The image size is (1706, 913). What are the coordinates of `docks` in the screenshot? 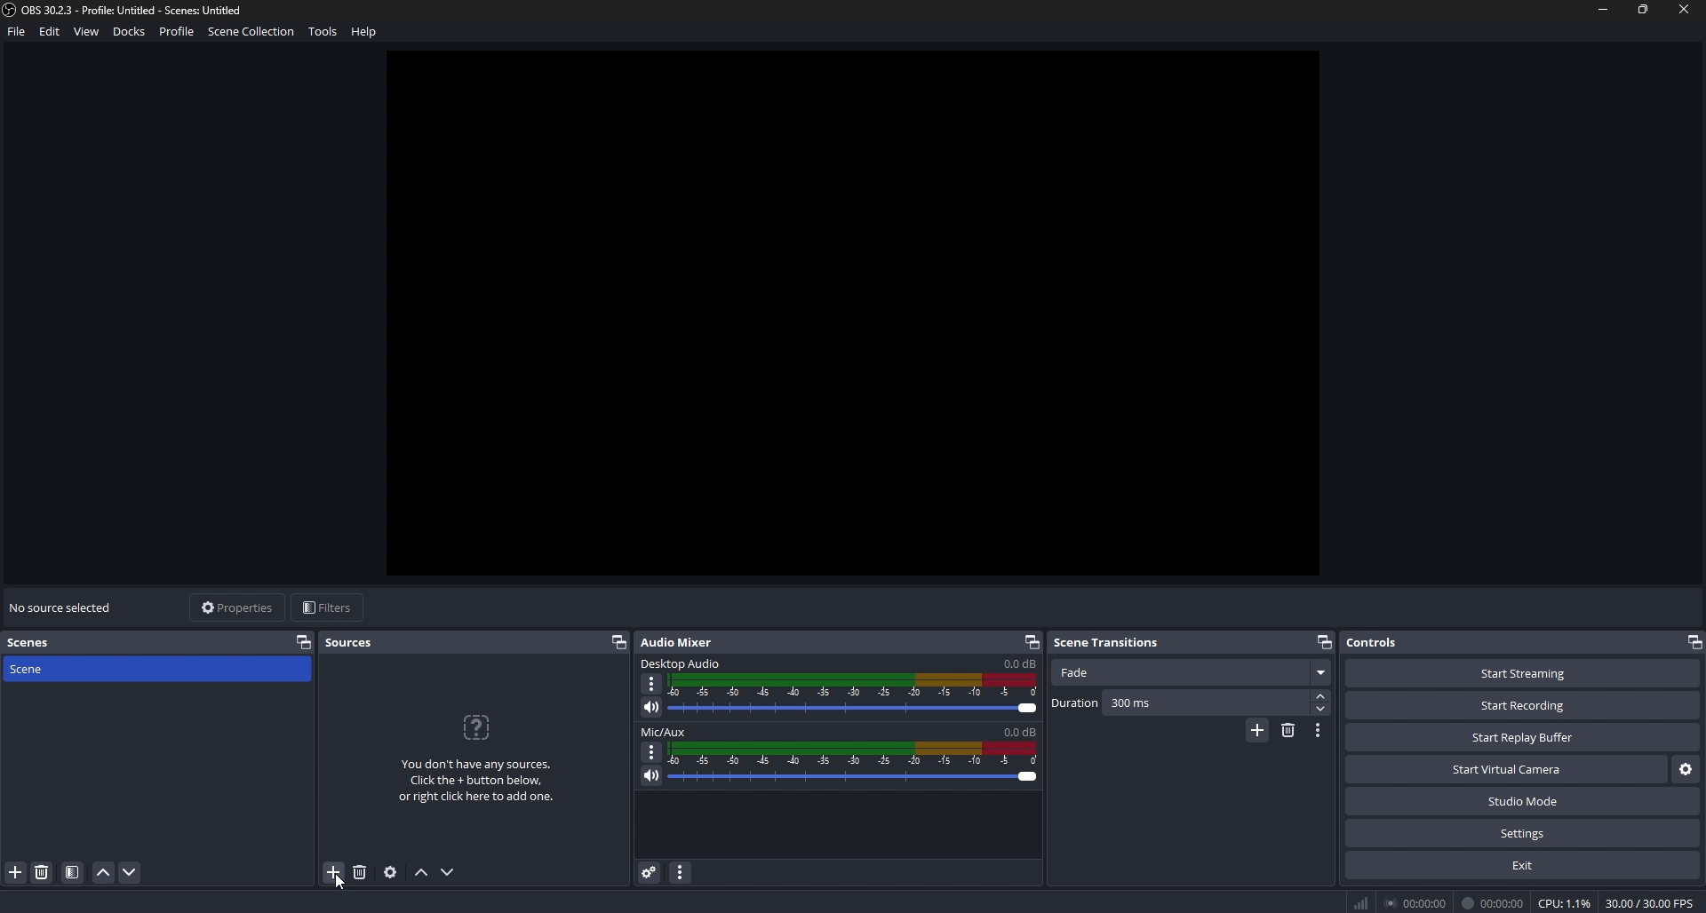 It's located at (130, 31).